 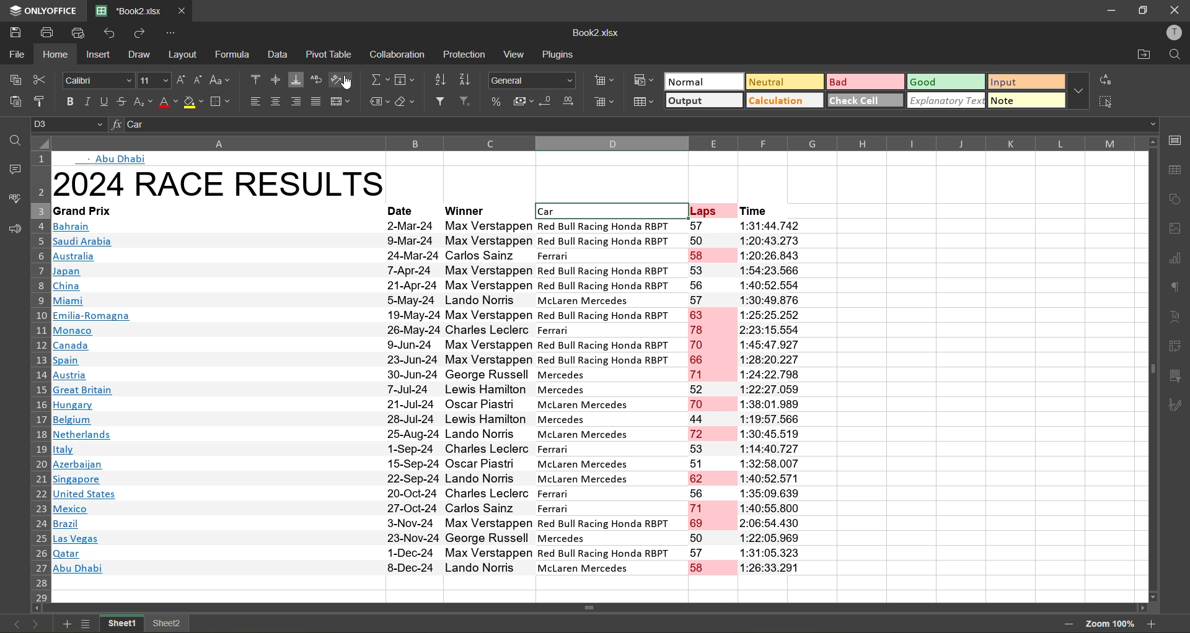 I want to click on justified, so click(x=313, y=102).